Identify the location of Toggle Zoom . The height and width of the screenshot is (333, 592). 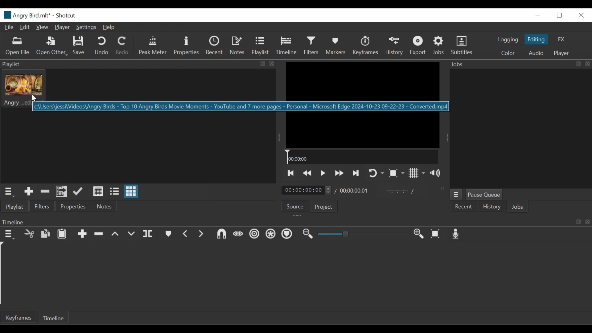
(397, 173).